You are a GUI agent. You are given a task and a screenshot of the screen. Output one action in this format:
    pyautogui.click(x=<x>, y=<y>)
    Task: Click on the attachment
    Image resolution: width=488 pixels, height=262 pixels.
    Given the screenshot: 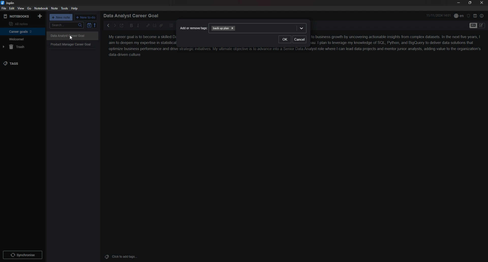 What is the action you would take?
    pyautogui.click(x=161, y=26)
    